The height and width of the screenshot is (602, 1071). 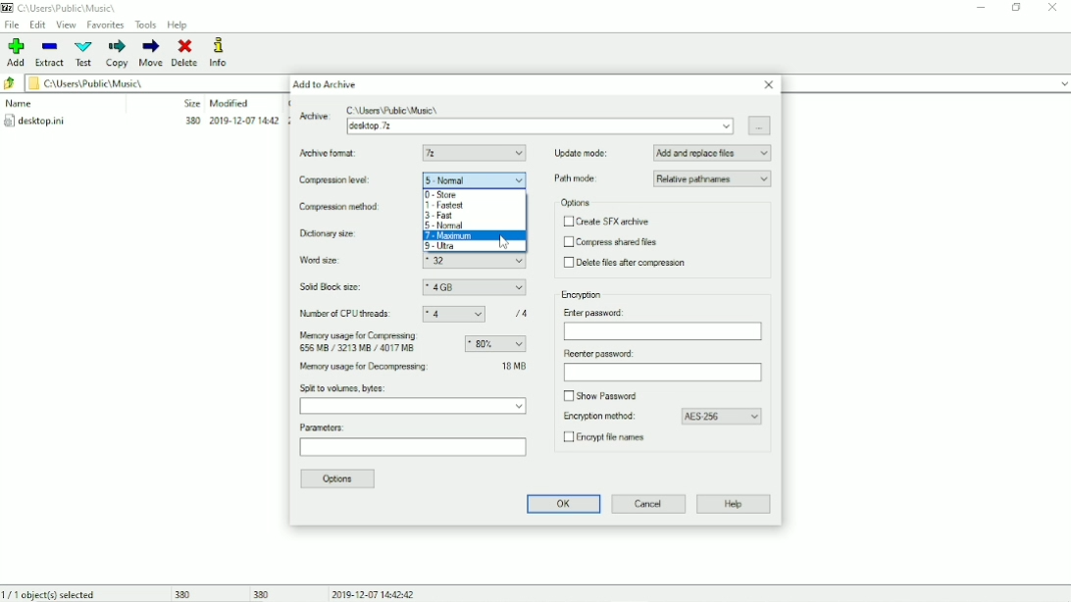 What do you see at coordinates (495, 344) in the screenshot?
I see `Memory usage for compressing` at bounding box center [495, 344].